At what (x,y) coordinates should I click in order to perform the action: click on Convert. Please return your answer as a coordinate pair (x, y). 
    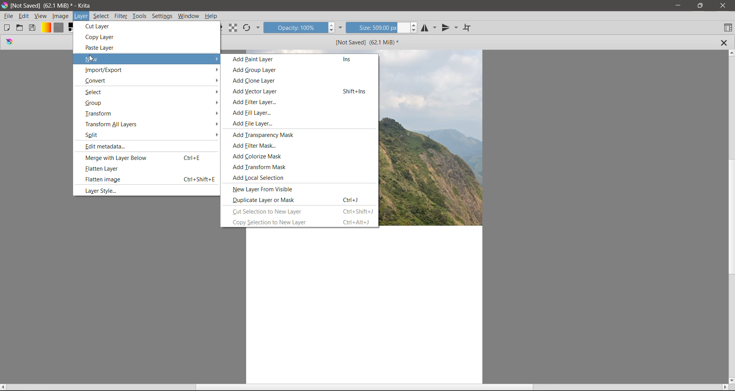
    Looking at the image, I should click on (150, 81).